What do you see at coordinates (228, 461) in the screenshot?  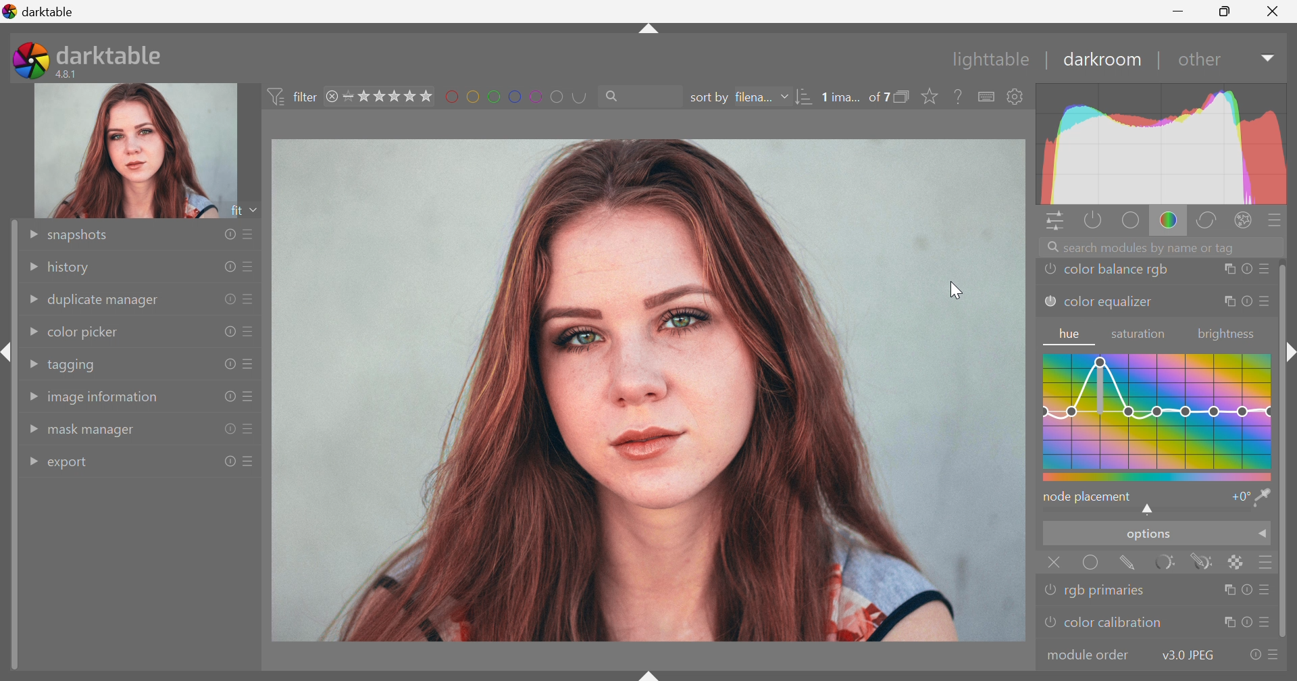 I see `reset` at bounding box center [228, 461].